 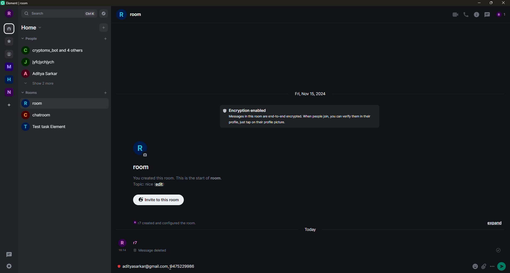 What do you see at coordinates (310, 230) in the screenshot?
I see `day` at bounding box center [310, 230].